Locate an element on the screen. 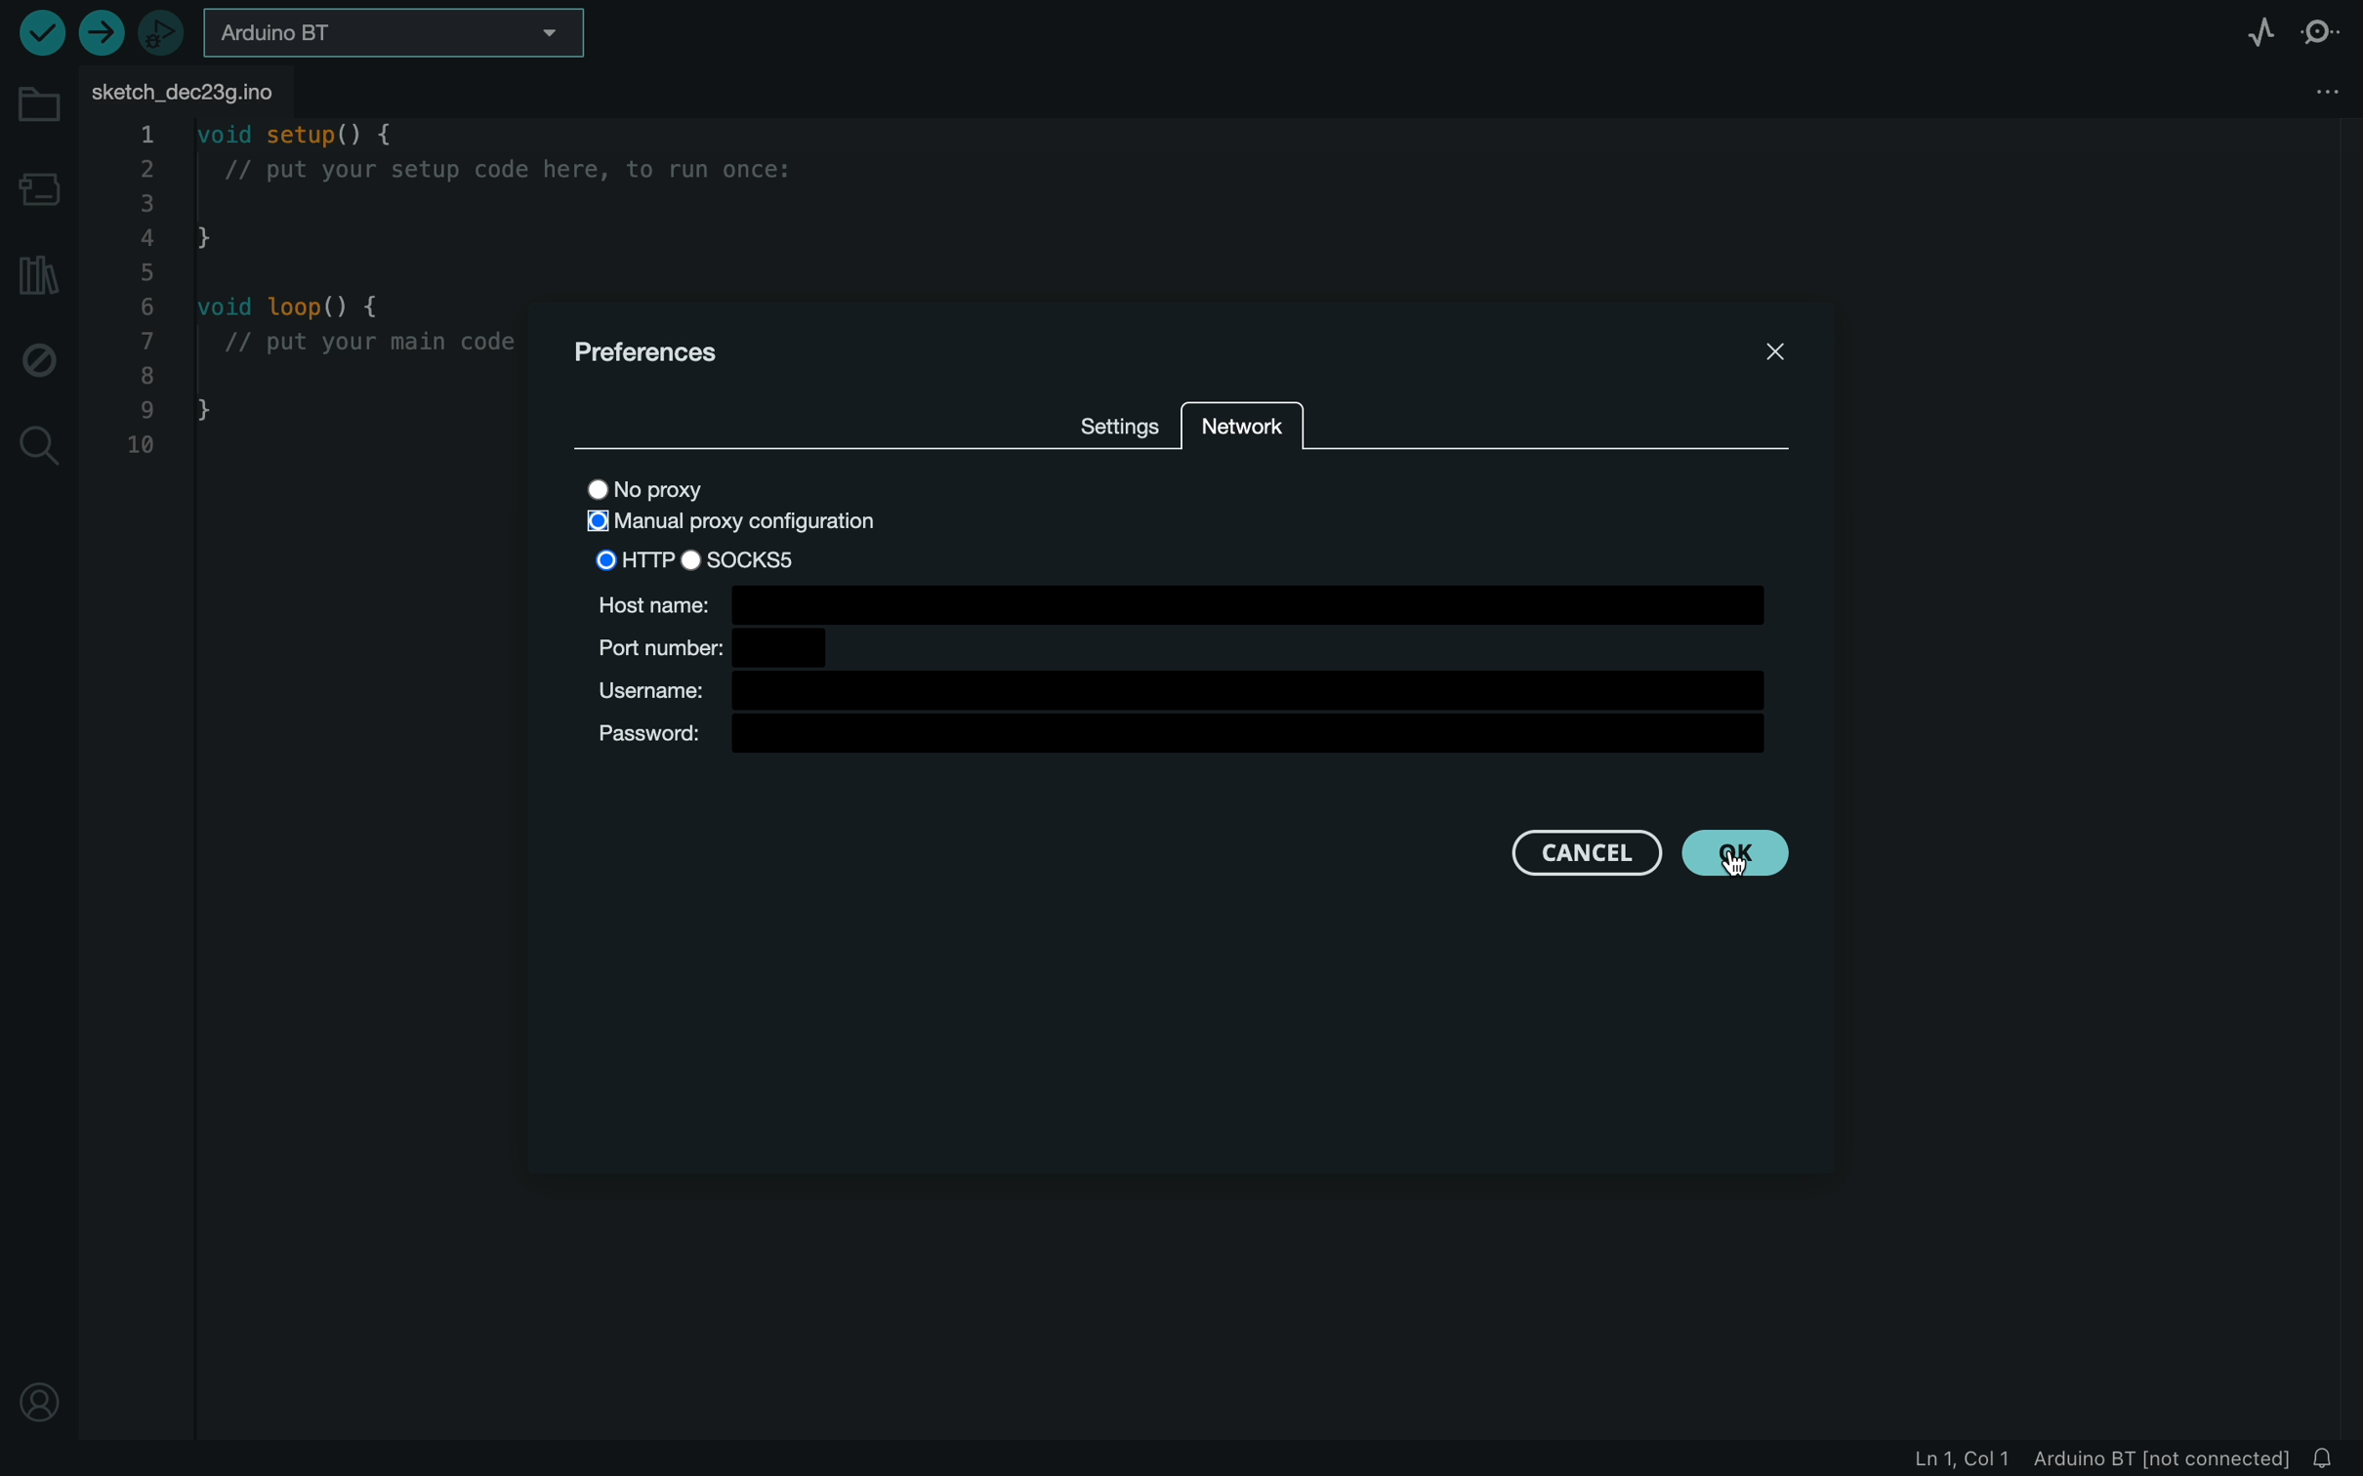 The height and width of the screenshot is (1476, 2363). debugger is located at coordinates (163, 34).